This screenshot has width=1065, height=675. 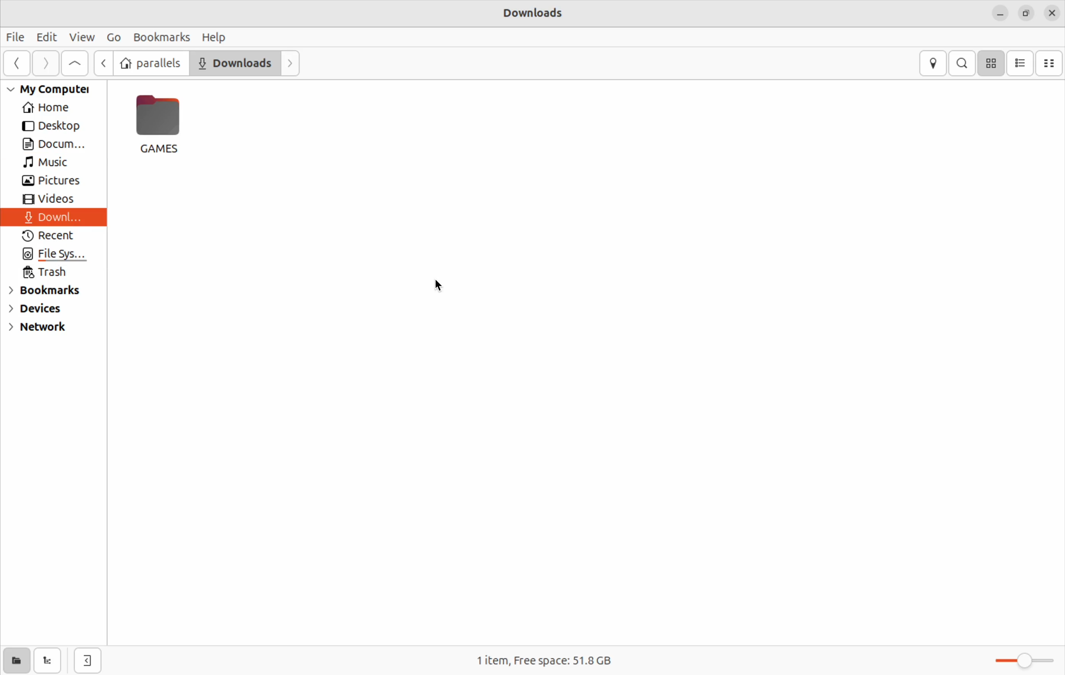 I want to click on location, so click(x=933, y=62).